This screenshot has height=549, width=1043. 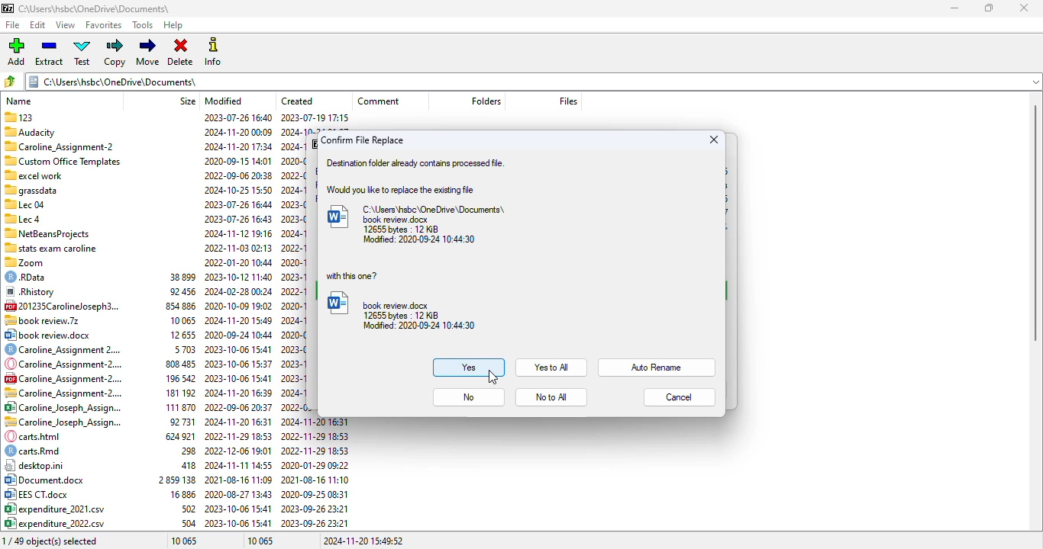 What do you see at coordinates (51, 248) in the screenshot?
I see `“stats exam caroline` at bounding box center [51, 248].